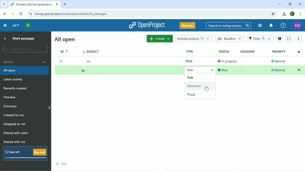 The height and width of the screenshot is (171, 305). Describe the element at coordinates (190, 52) in the screenshot. I see `Type` at that location.